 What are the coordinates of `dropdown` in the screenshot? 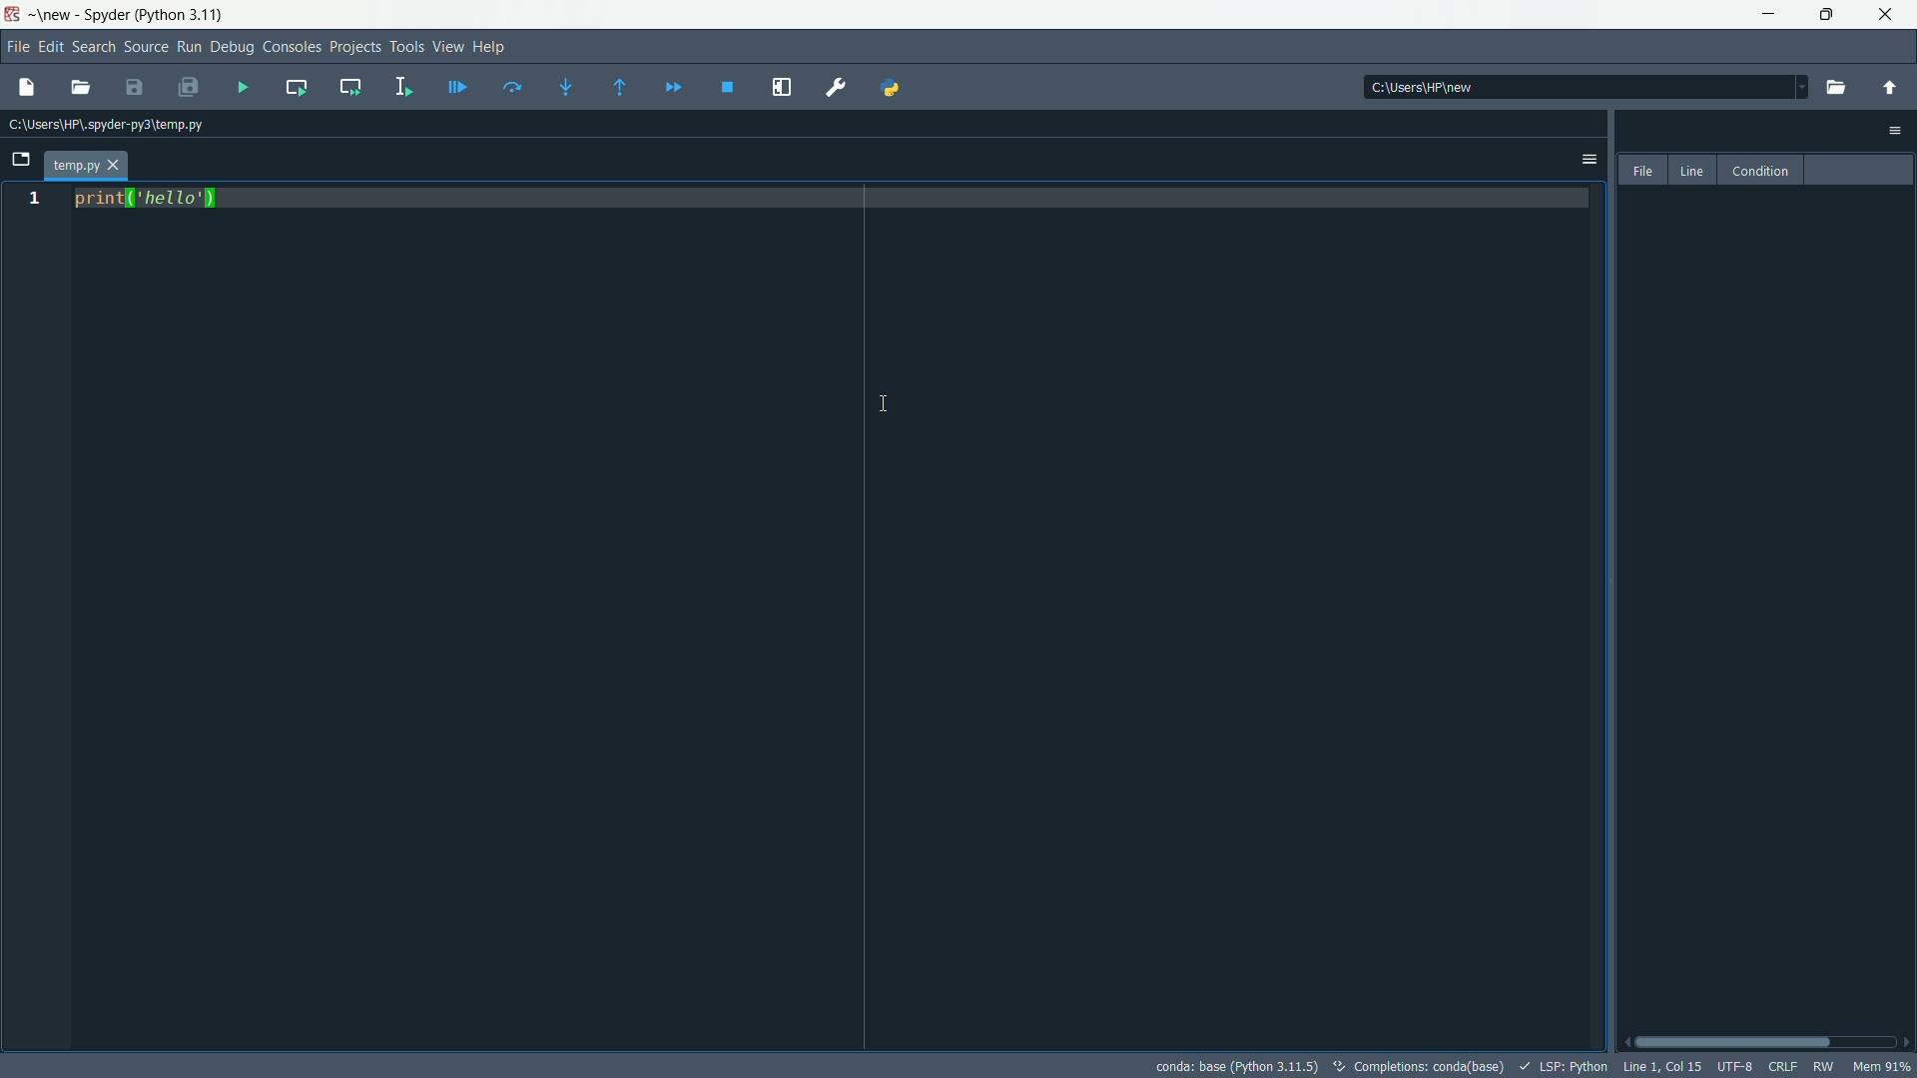 It's located at (1792, 85).